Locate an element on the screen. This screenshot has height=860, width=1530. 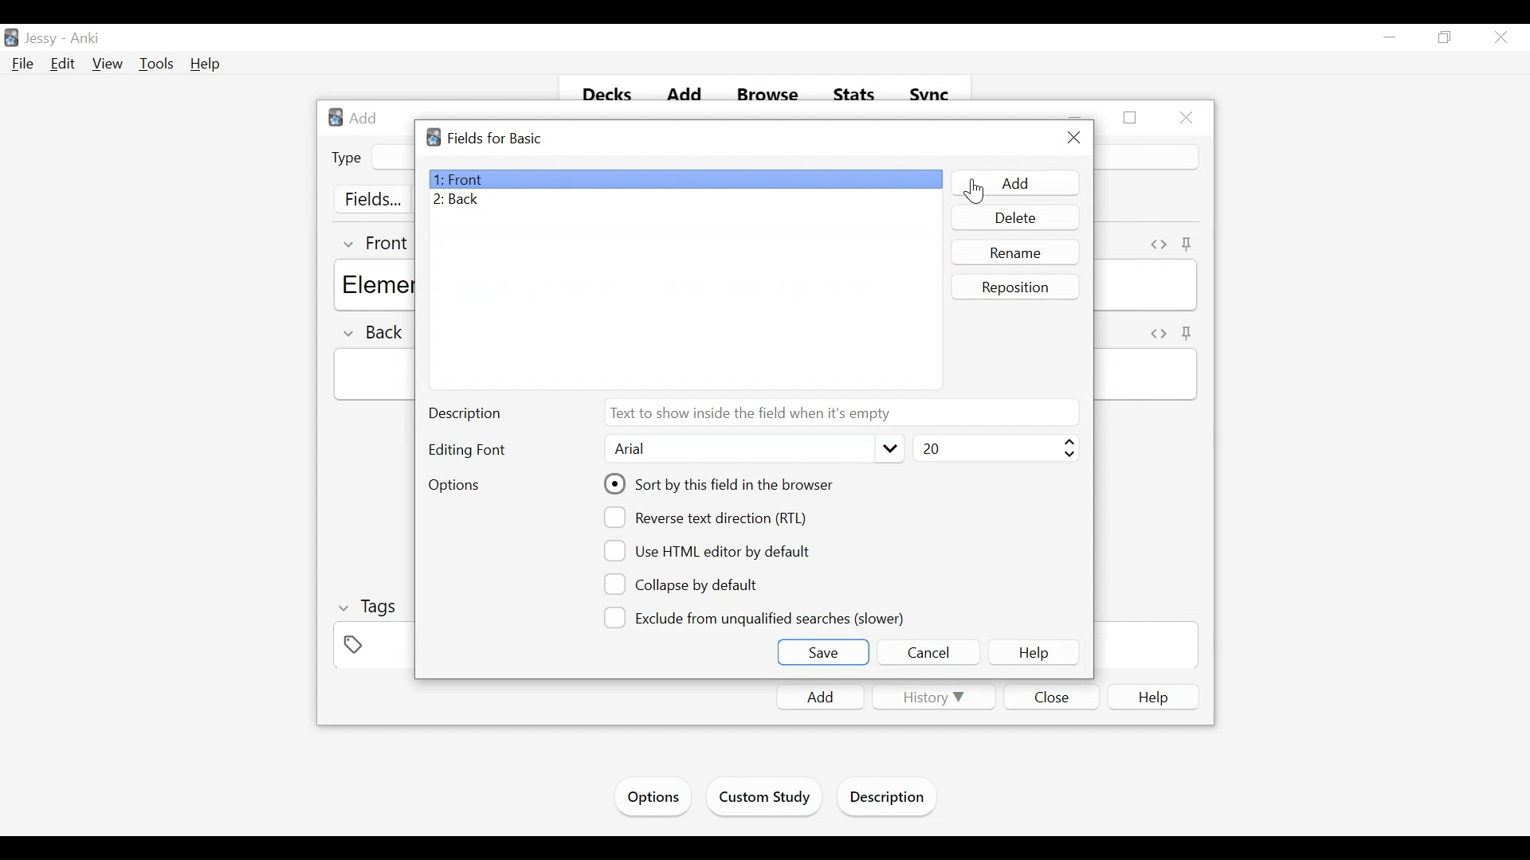
User Name is located at coordinates (44, 39).